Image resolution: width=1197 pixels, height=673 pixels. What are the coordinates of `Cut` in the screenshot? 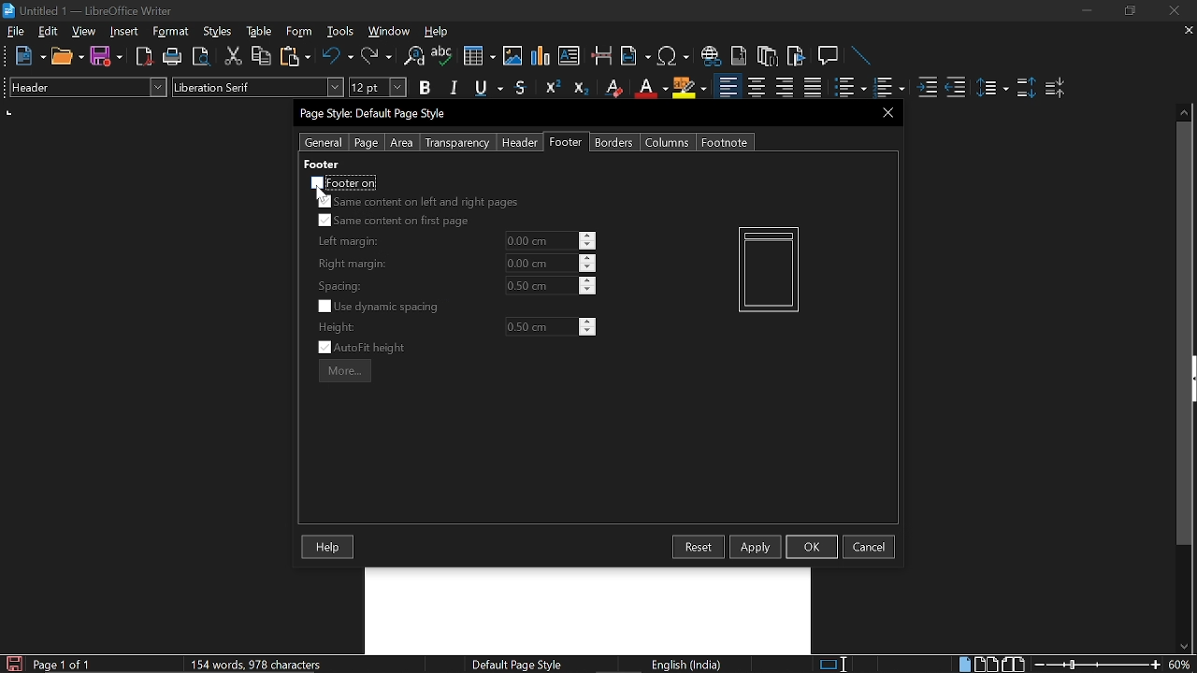 It's located at (234, 56).